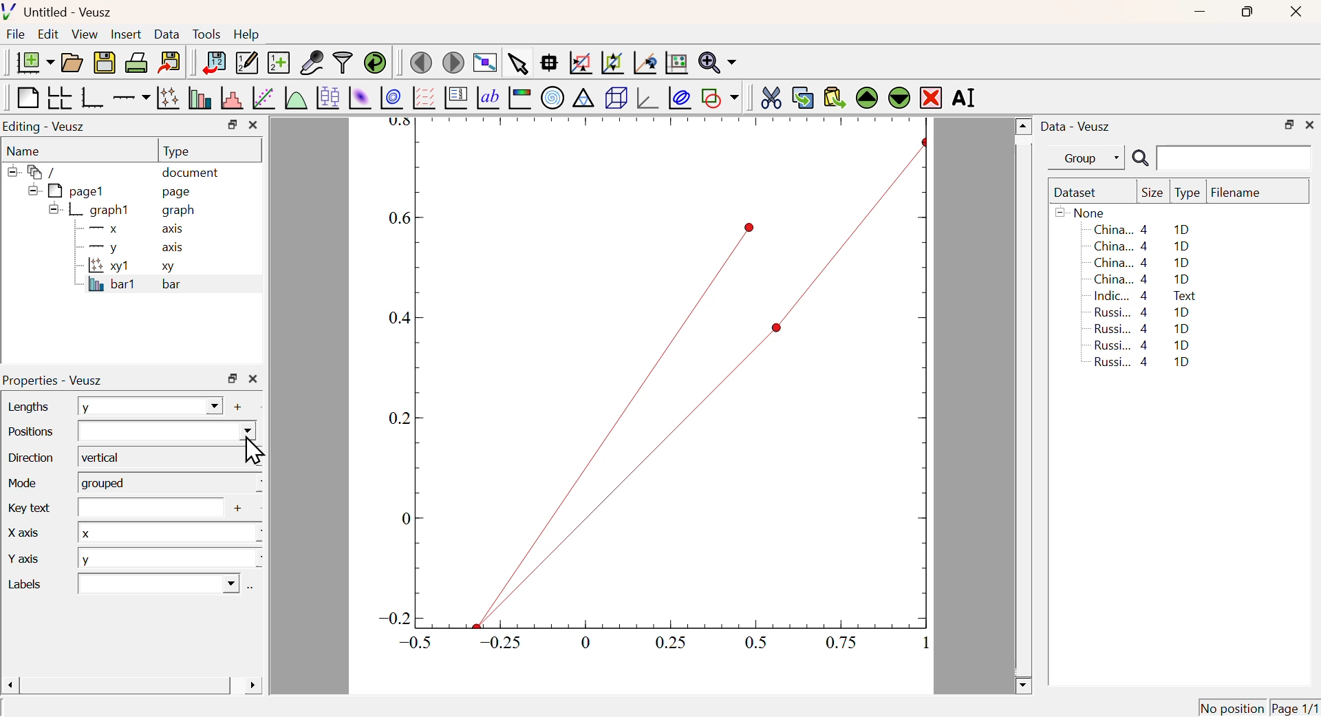 The height and width of the screenshot is (717, 1321). Describe the element at coordinates (168, 458) in the screenshot. I see `Vertical` at that location.